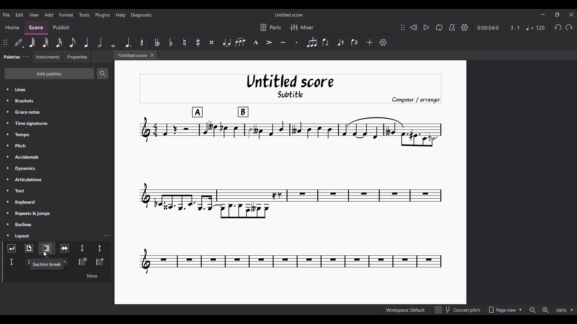 The width and height of the screenshot is (577, 324). What do you see at coordinates (426, 27) in the screenshot?
I see `Play` at bounding box center [426, 27].